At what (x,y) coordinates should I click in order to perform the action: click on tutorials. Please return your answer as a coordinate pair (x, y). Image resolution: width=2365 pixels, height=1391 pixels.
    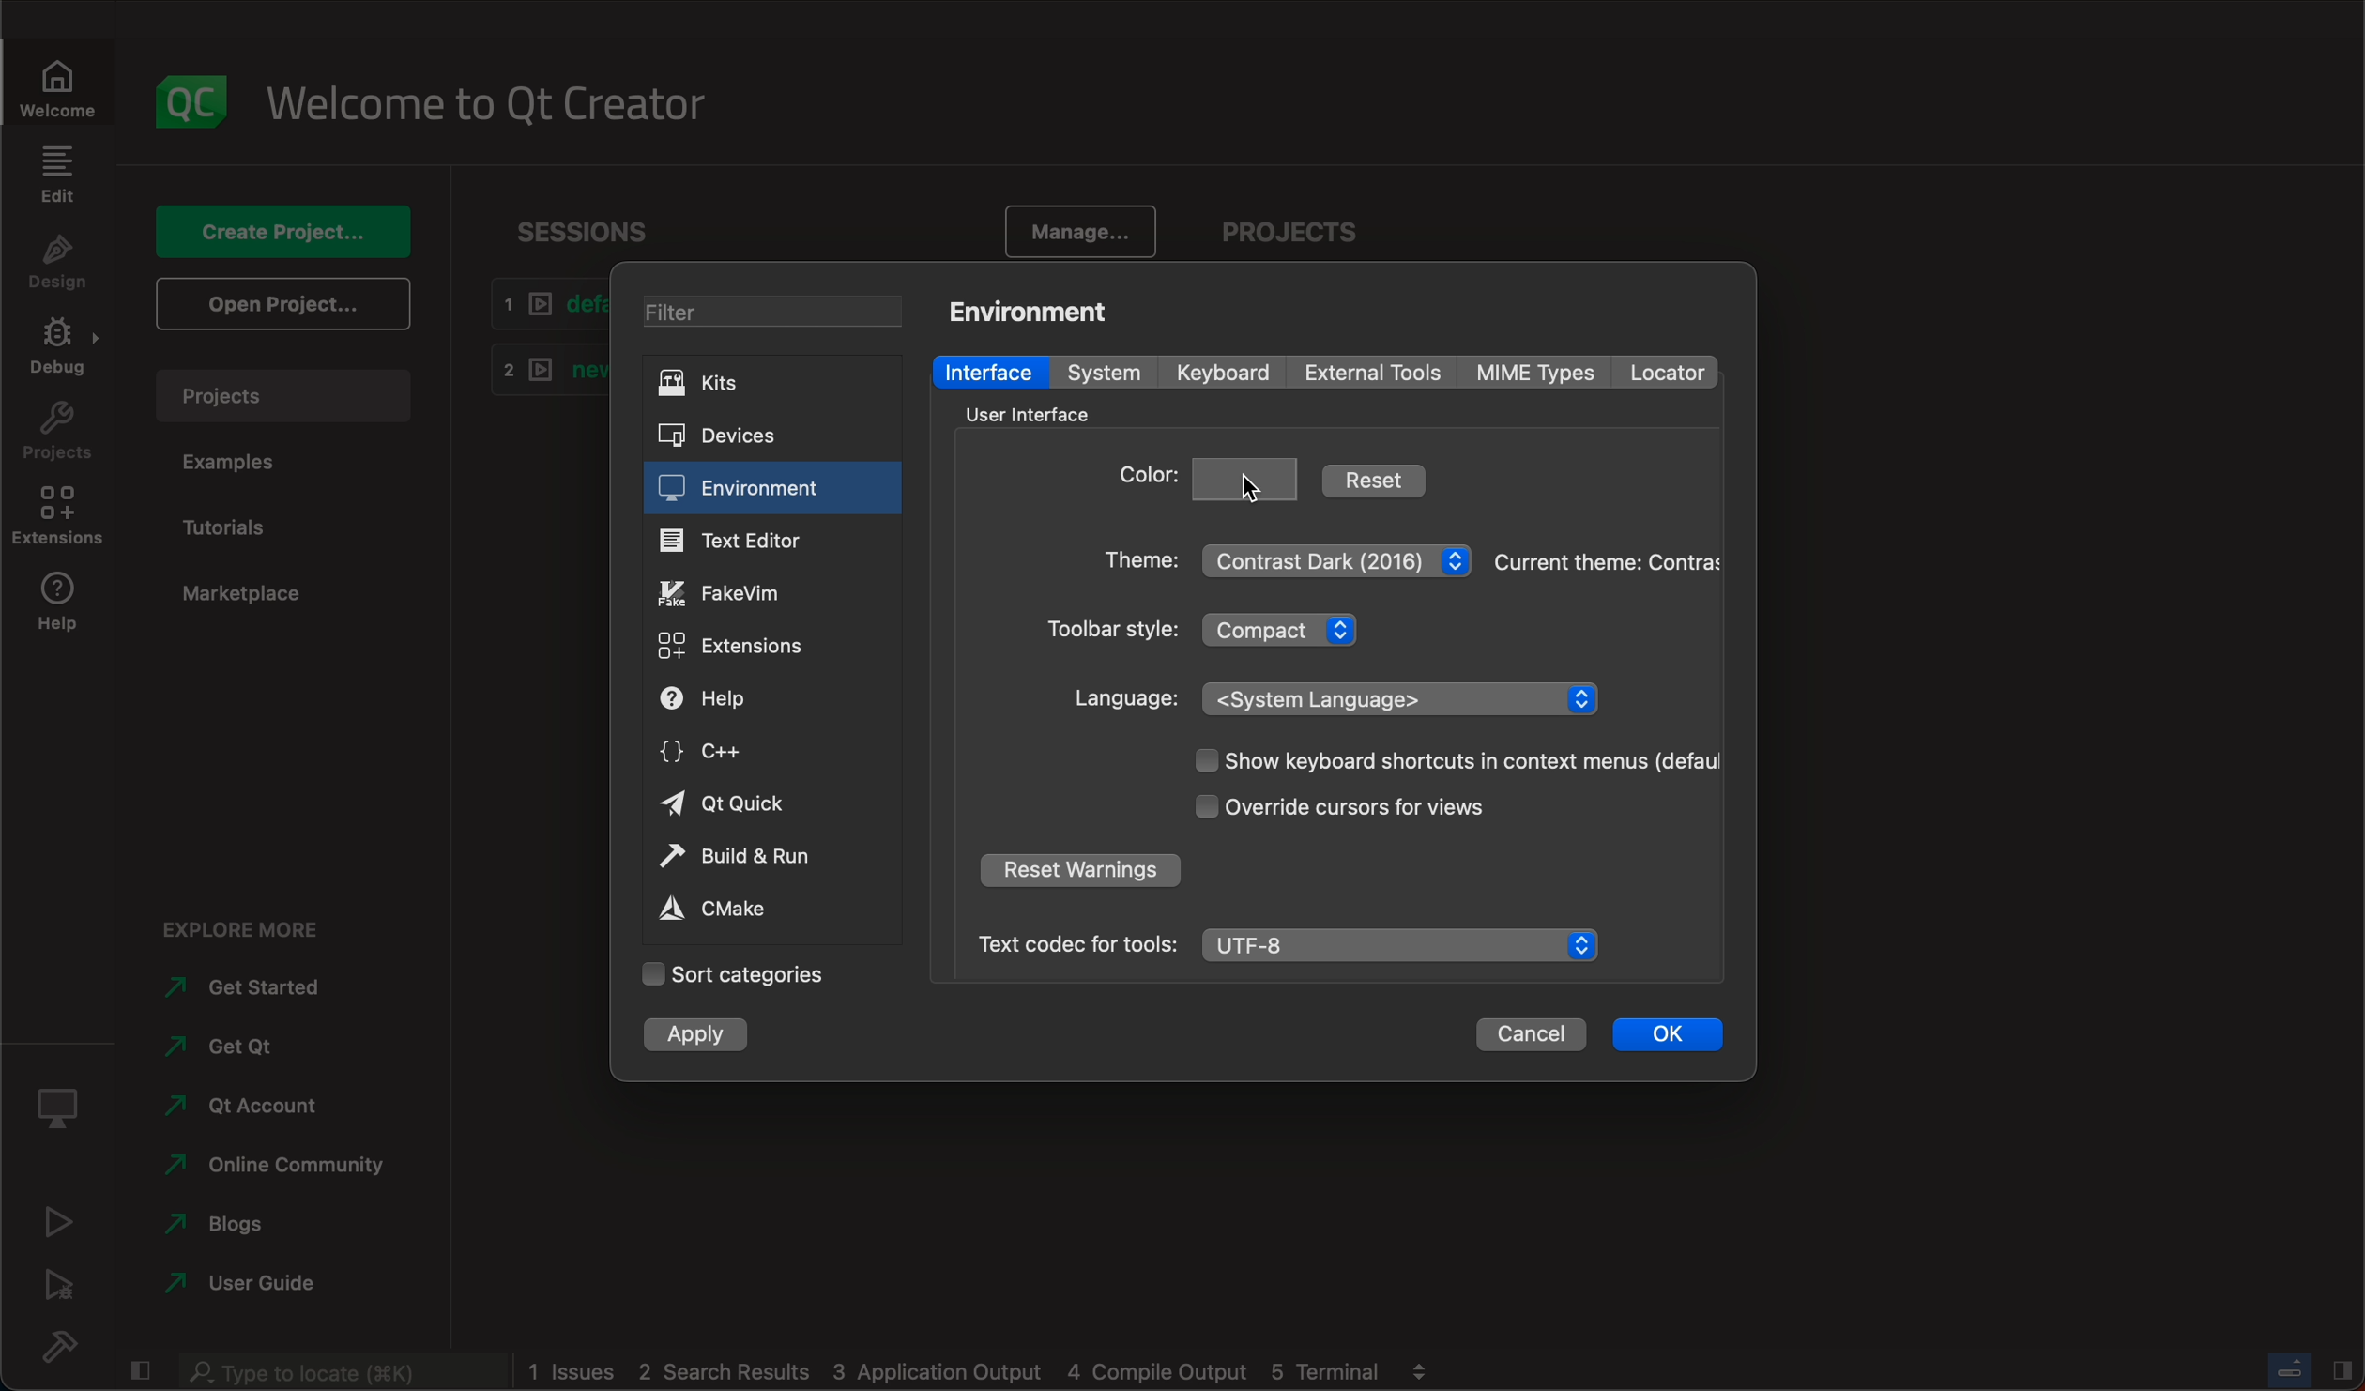
    Looking at the image, I should click on (251, 525).